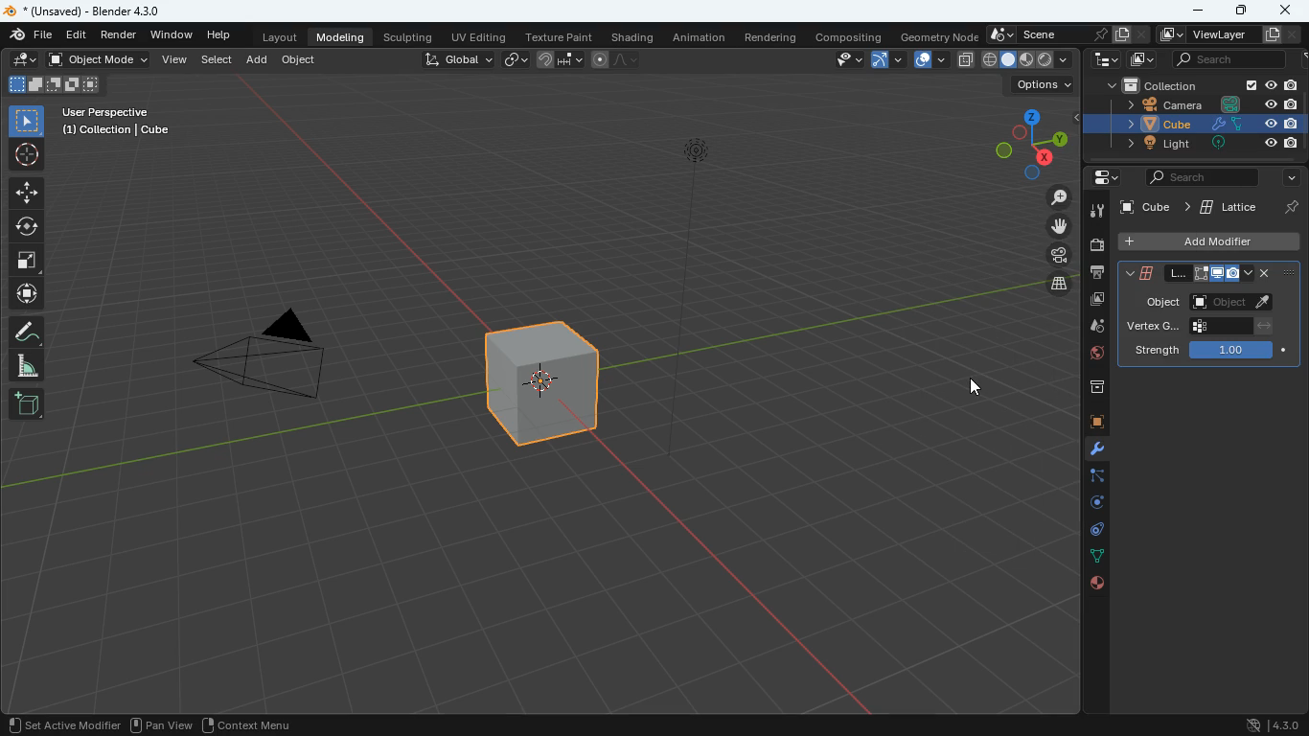 The width and height of the screenshot is (1309, 736). What do you see at coordinates (1199, 326) in the screenshot?
I see `vertex` at bounding box center [1199, 326].